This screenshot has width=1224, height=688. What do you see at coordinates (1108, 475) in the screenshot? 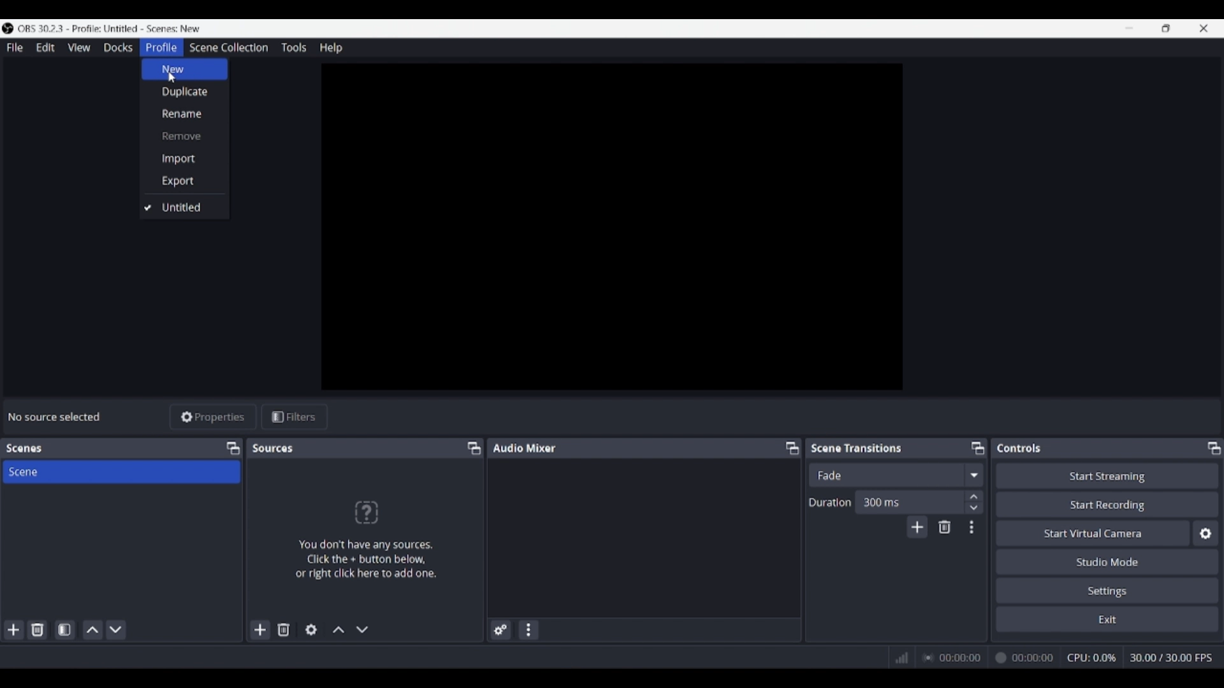
I see `Start streaming` at bounding box center [1108, 475].